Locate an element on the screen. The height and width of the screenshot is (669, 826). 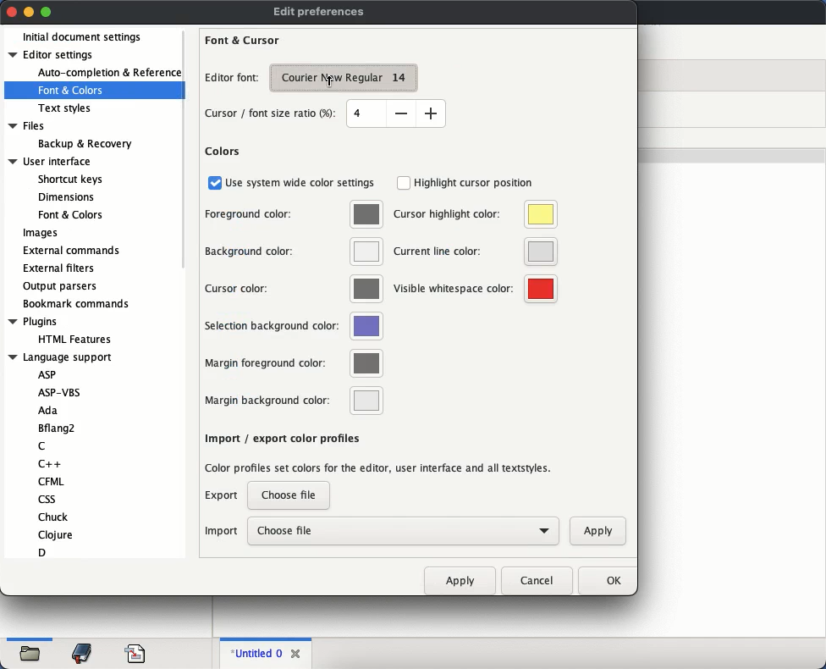
courier new regular is located at coordinates (344, 79).